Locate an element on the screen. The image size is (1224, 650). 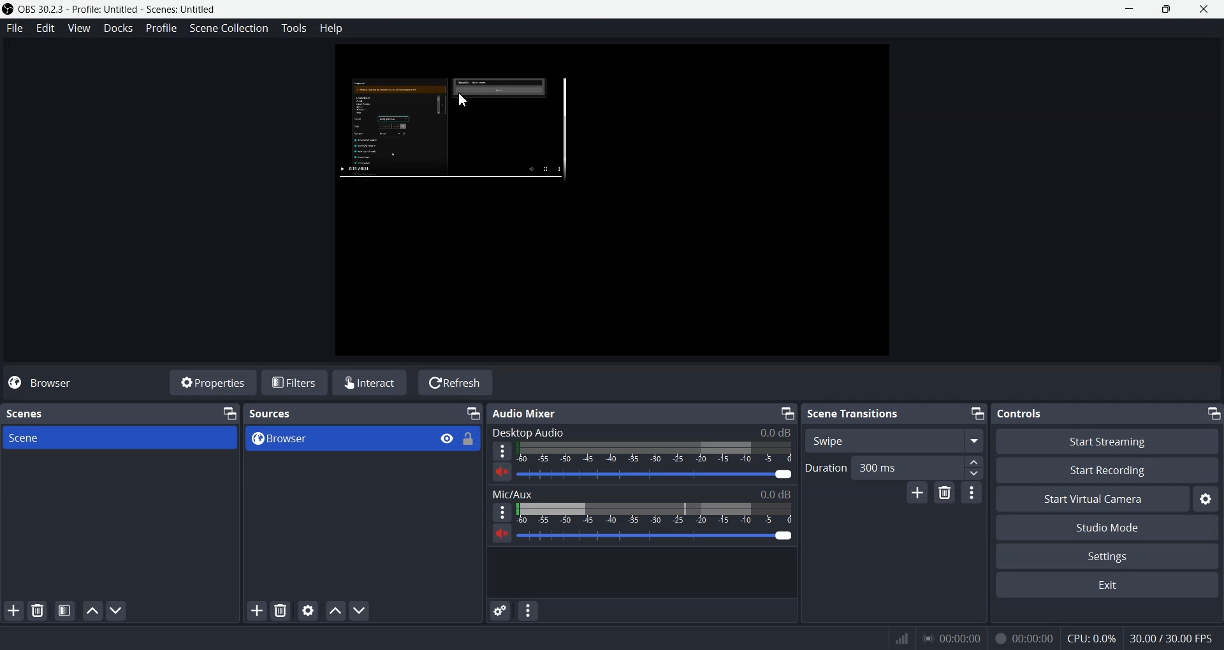
View is located at coordinates (82, 27).